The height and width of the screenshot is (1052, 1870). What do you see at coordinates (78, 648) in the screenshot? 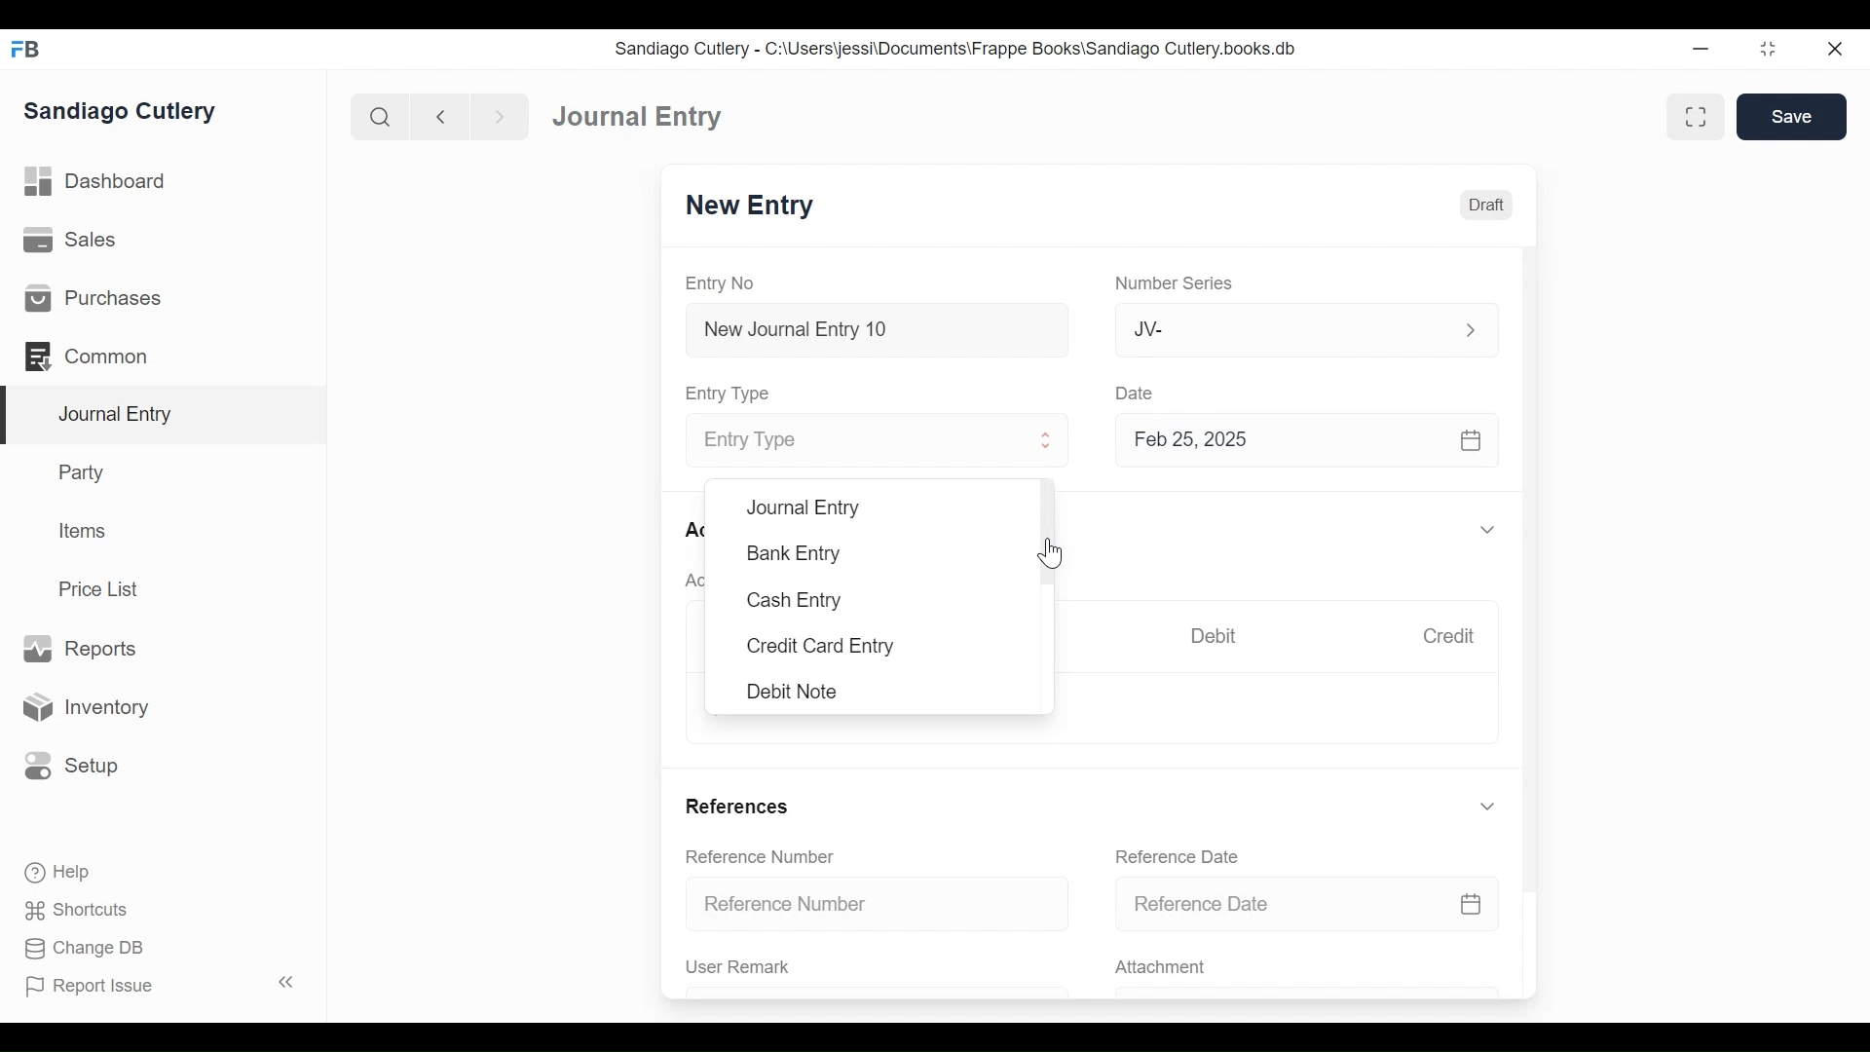
I see `Reports` at bounding box center [78, 648].